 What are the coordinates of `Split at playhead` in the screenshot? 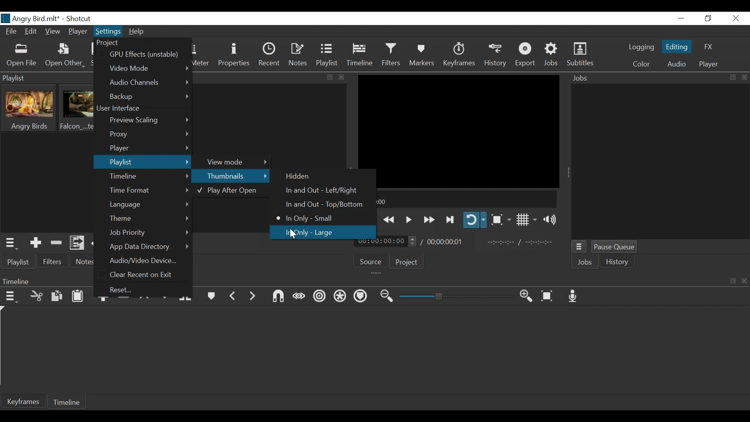 It's located at (186, 297).